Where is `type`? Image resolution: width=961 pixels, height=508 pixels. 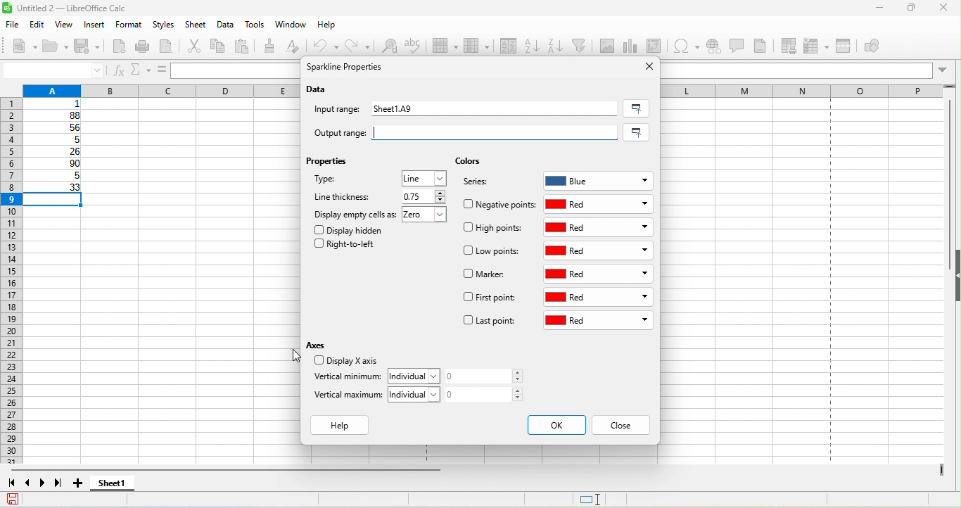 type is located at coordinates (342, 182).